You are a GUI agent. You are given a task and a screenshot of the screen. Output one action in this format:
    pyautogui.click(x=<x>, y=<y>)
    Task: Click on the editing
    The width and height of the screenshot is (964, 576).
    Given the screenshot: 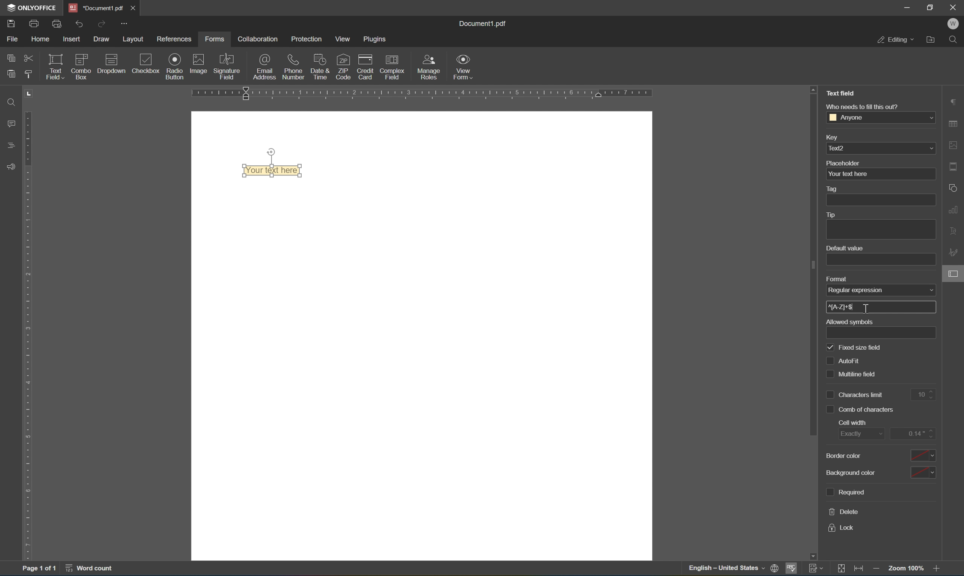 What is the action you would take?
    pyautogui.click(x=894, y=40)
    